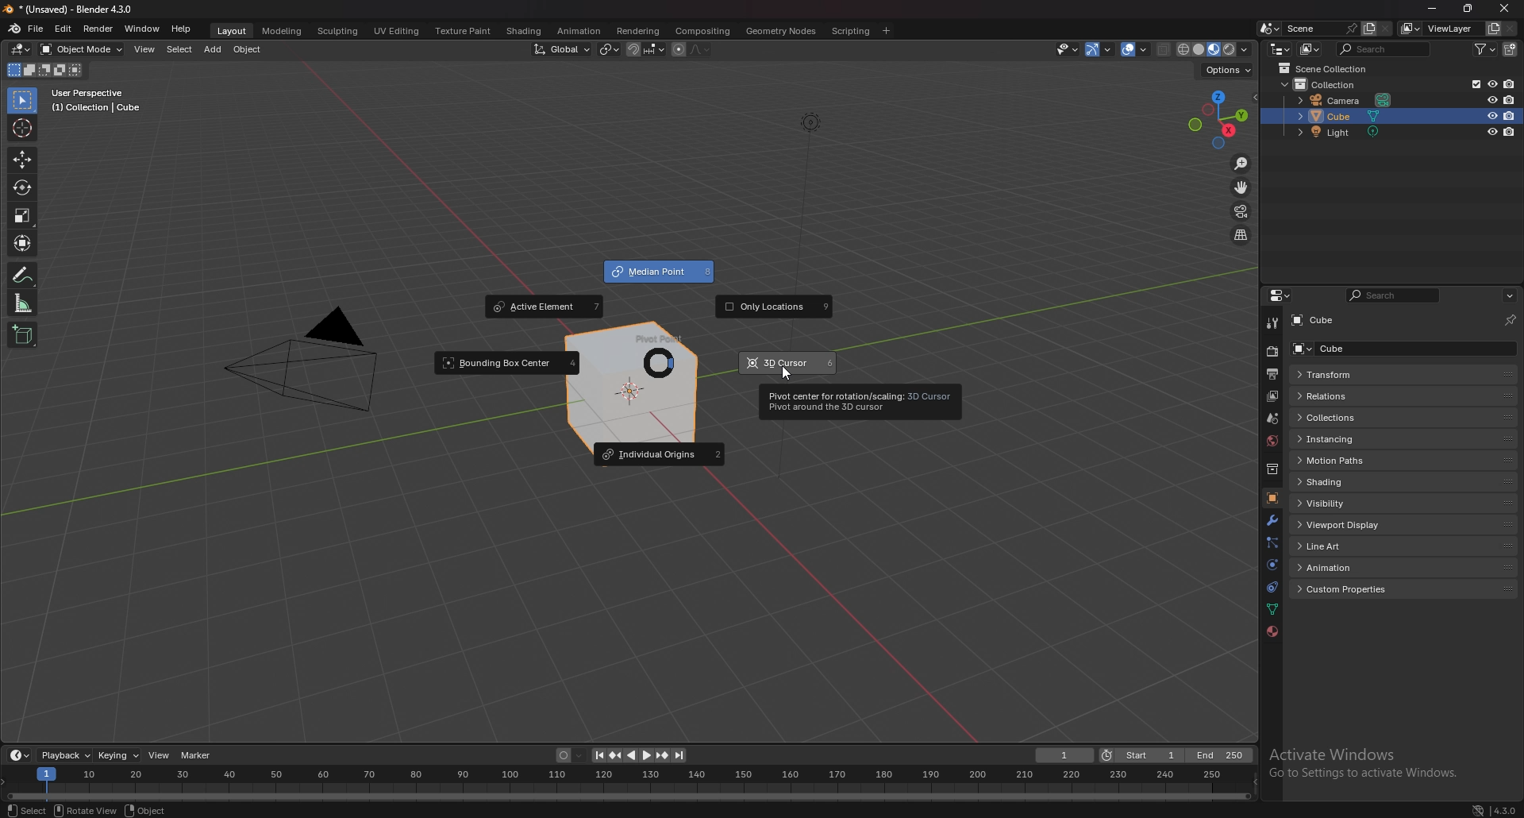  Describe the element at coordinates (1347, 547) in the screenshot. I see `line art` at that location.